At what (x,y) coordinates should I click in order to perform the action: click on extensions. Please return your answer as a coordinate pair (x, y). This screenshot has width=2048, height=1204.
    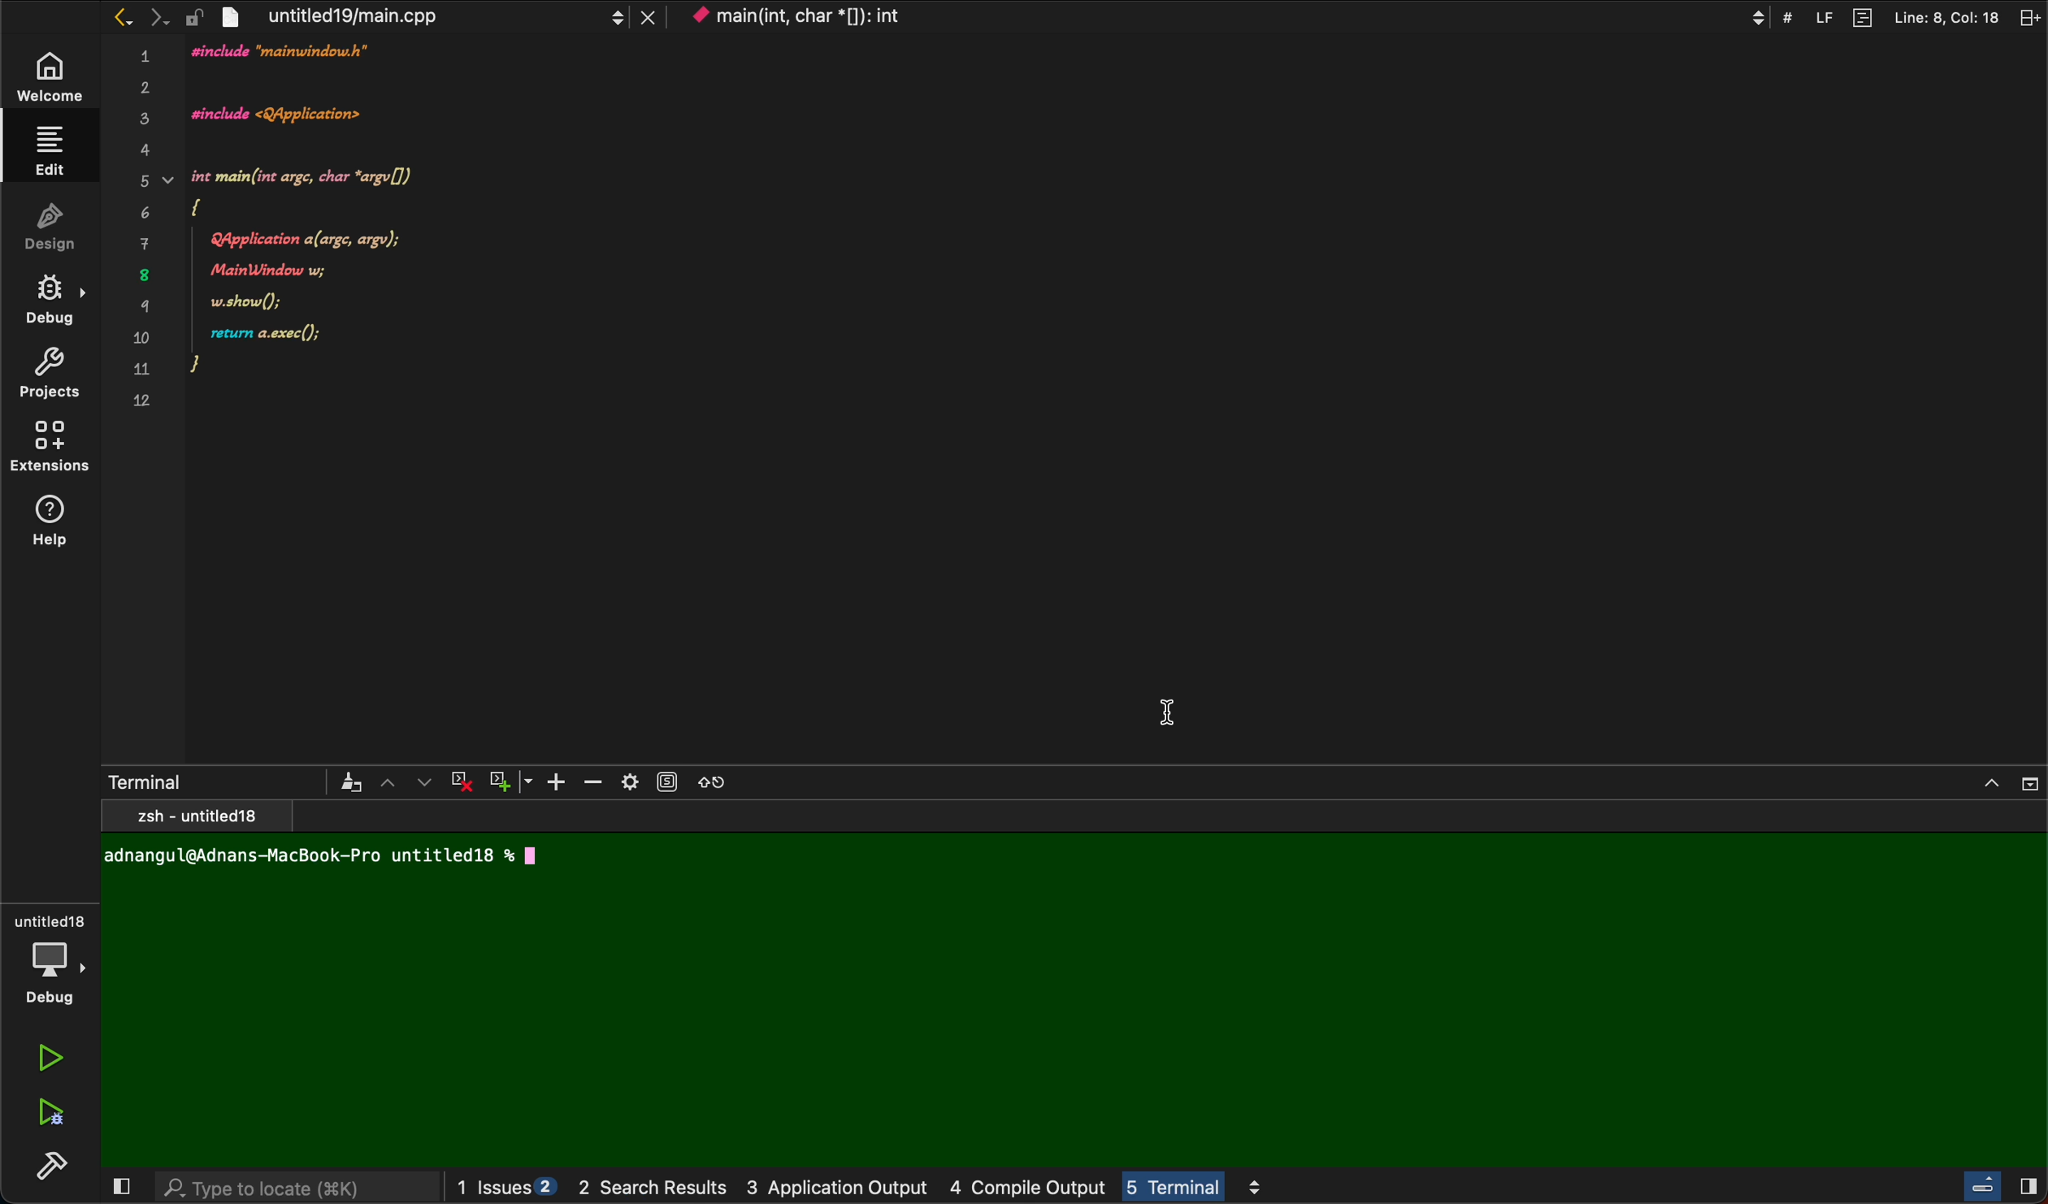
    Looking at the image, I should click on (52, 451).